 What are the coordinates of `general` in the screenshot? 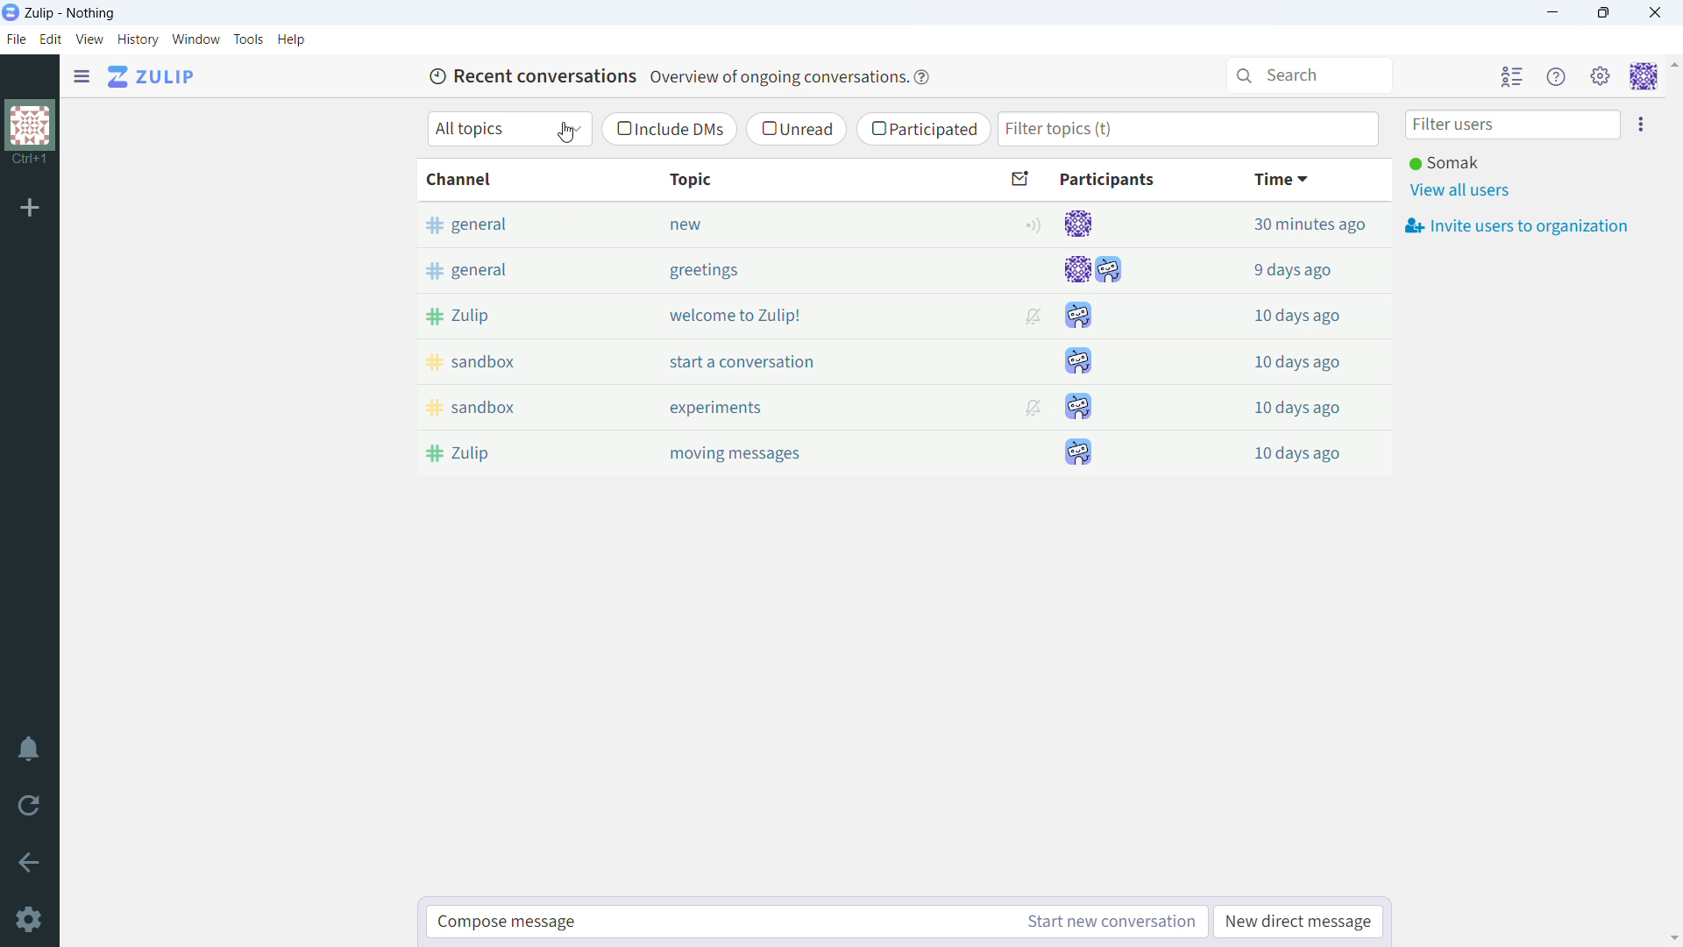 It's located at (520, 270).